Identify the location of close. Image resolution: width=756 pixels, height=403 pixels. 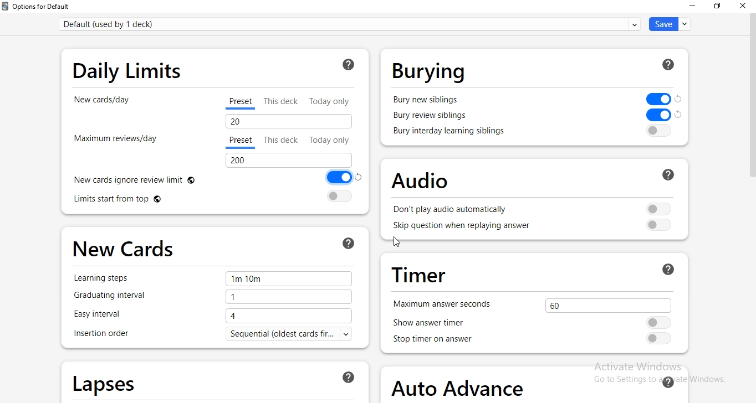
(745, 8).